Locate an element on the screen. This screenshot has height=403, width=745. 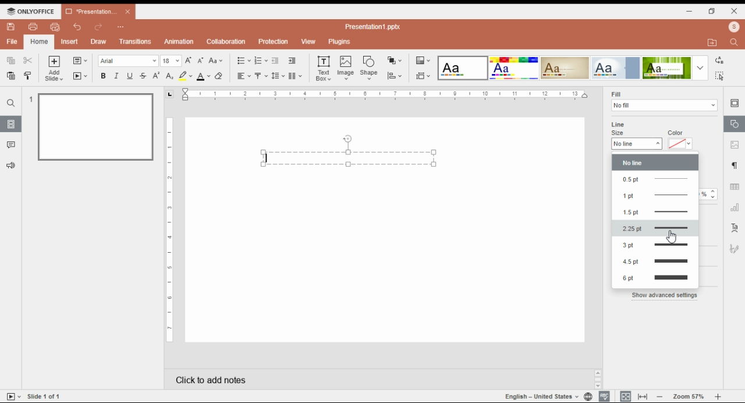
cut is located at coordinates (28, 60).